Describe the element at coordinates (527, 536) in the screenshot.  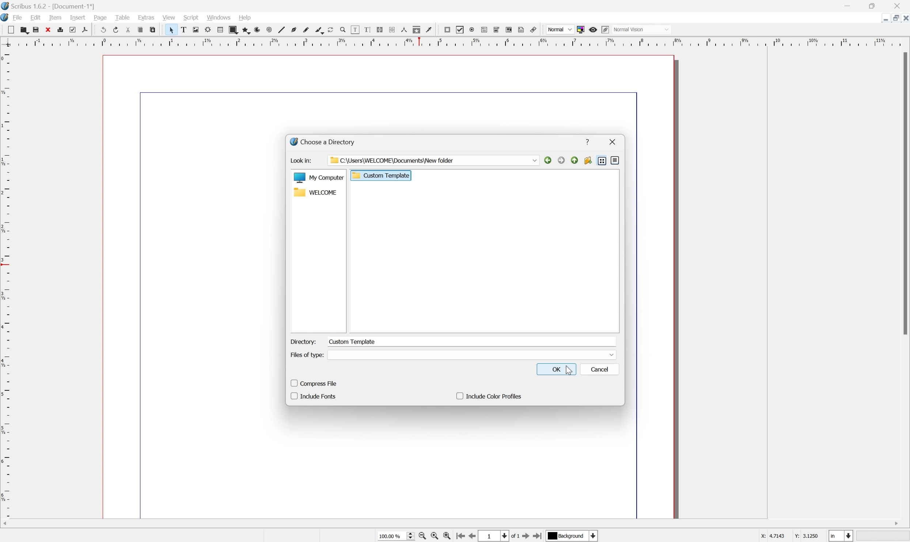
I see `Go to next page` at that location.